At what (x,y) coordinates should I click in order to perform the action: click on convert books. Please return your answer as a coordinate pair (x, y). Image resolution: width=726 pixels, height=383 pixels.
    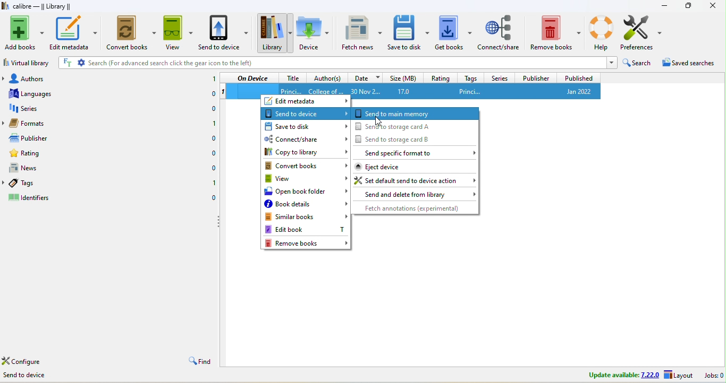
    Looking at the image, I should click on (304, 166).